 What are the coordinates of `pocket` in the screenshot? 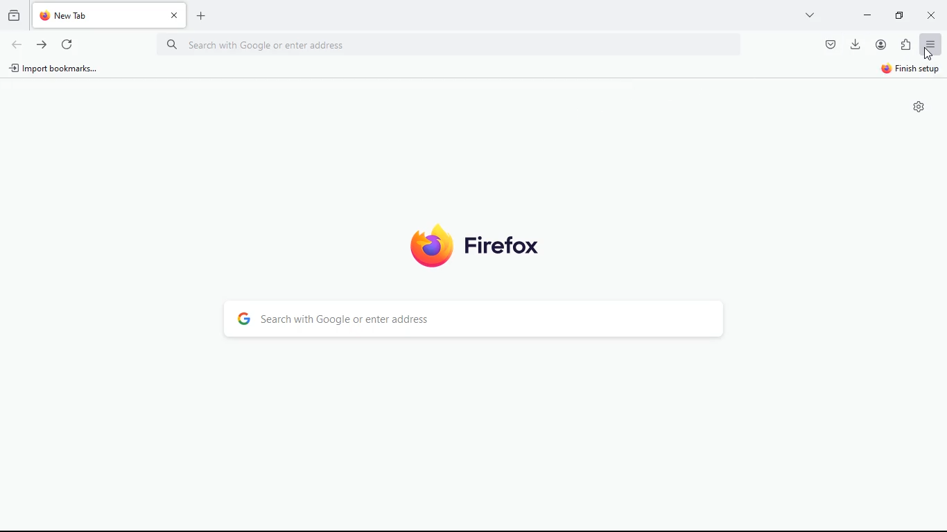 It's located at (829, 44).